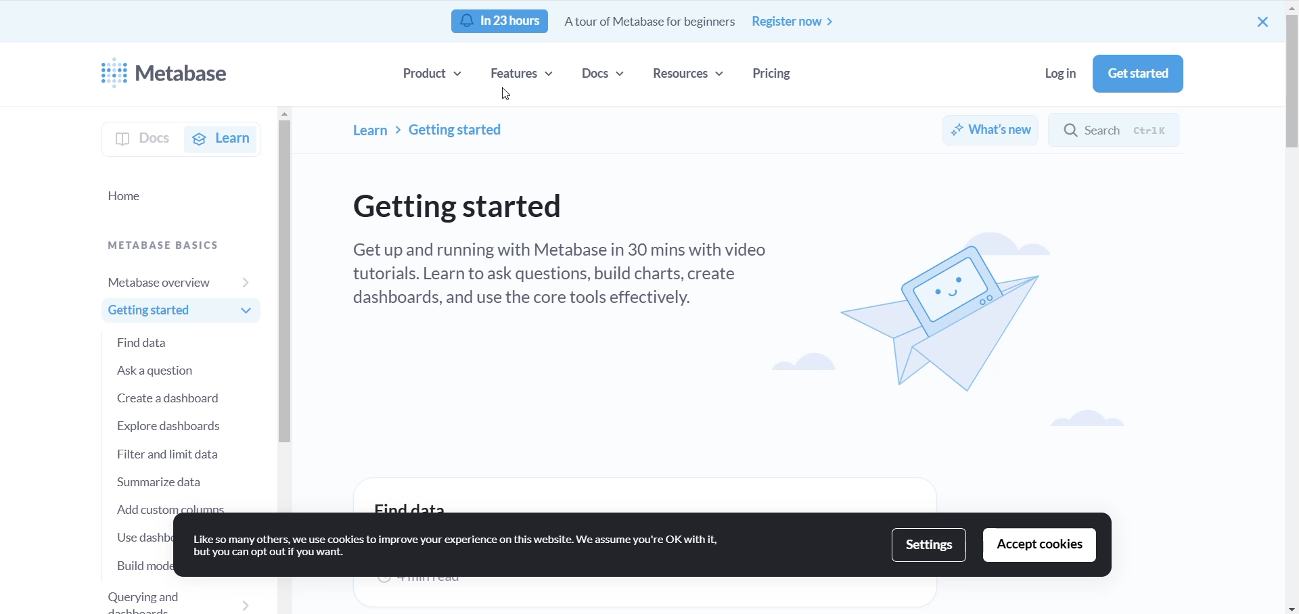 The width and height of the screenshot is (1299, 614). What do you see at coordinates (652, 23) in the screenshot?
I see `text` at bounding box center [652, 23].